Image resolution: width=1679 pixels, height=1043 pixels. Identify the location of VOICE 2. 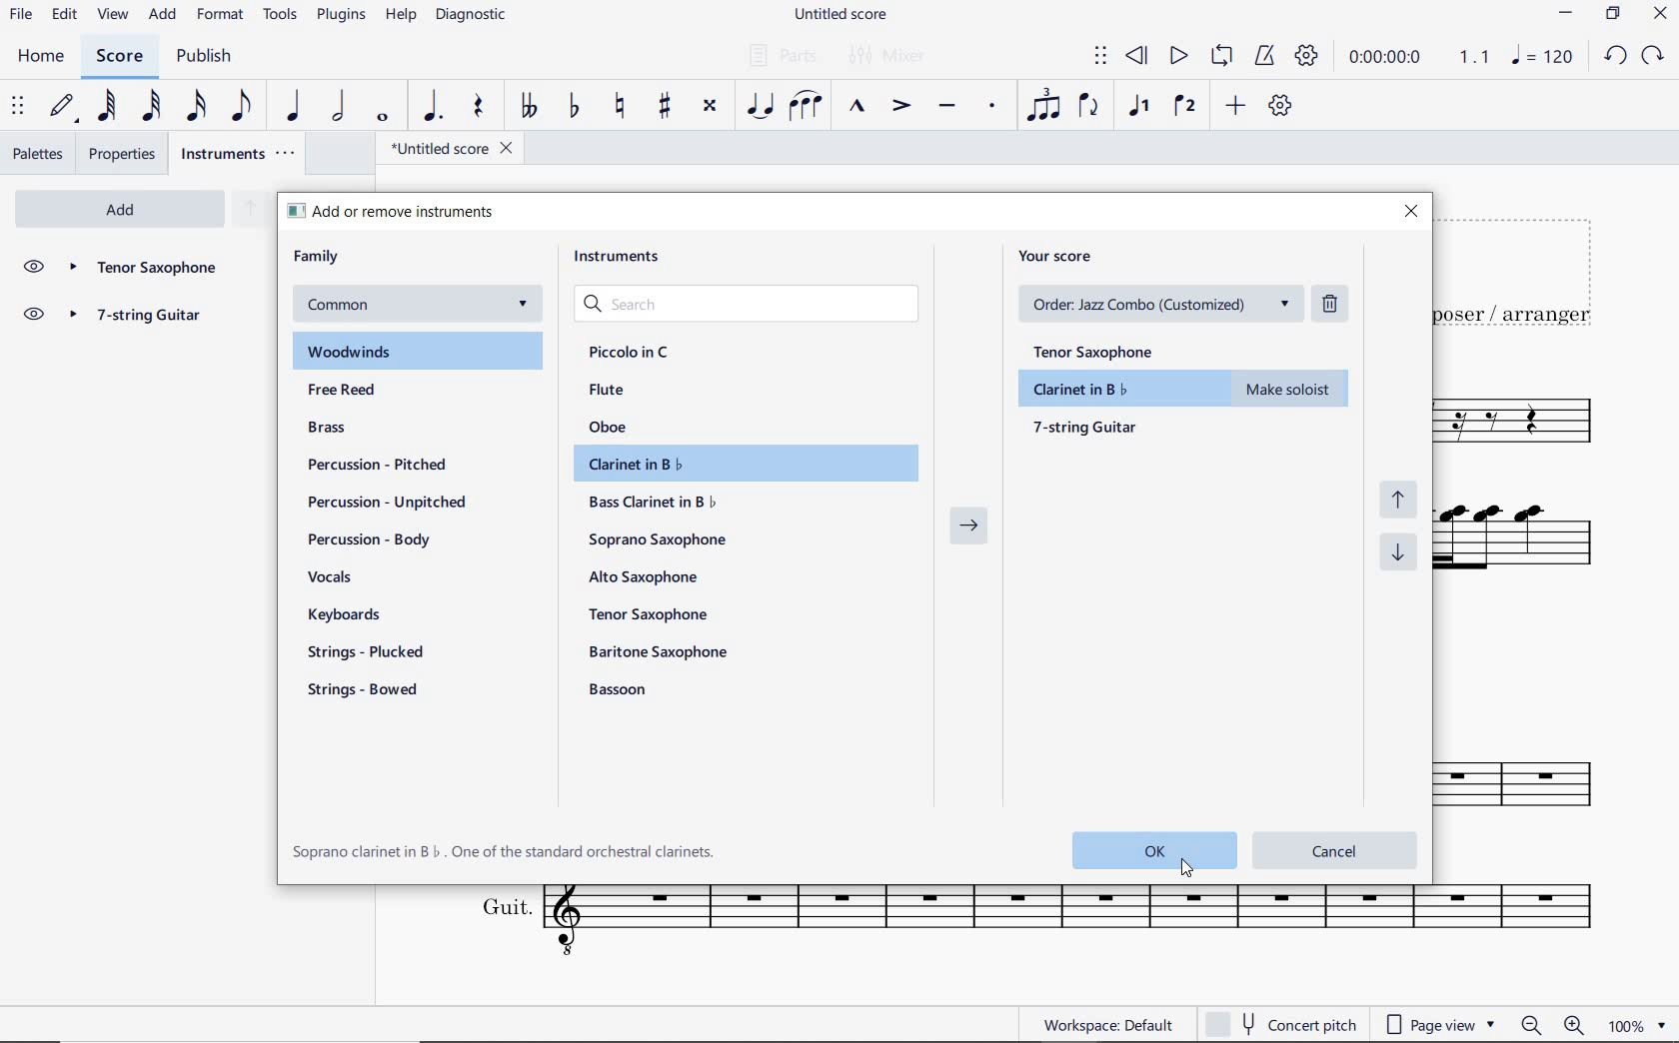
(1187, 107).